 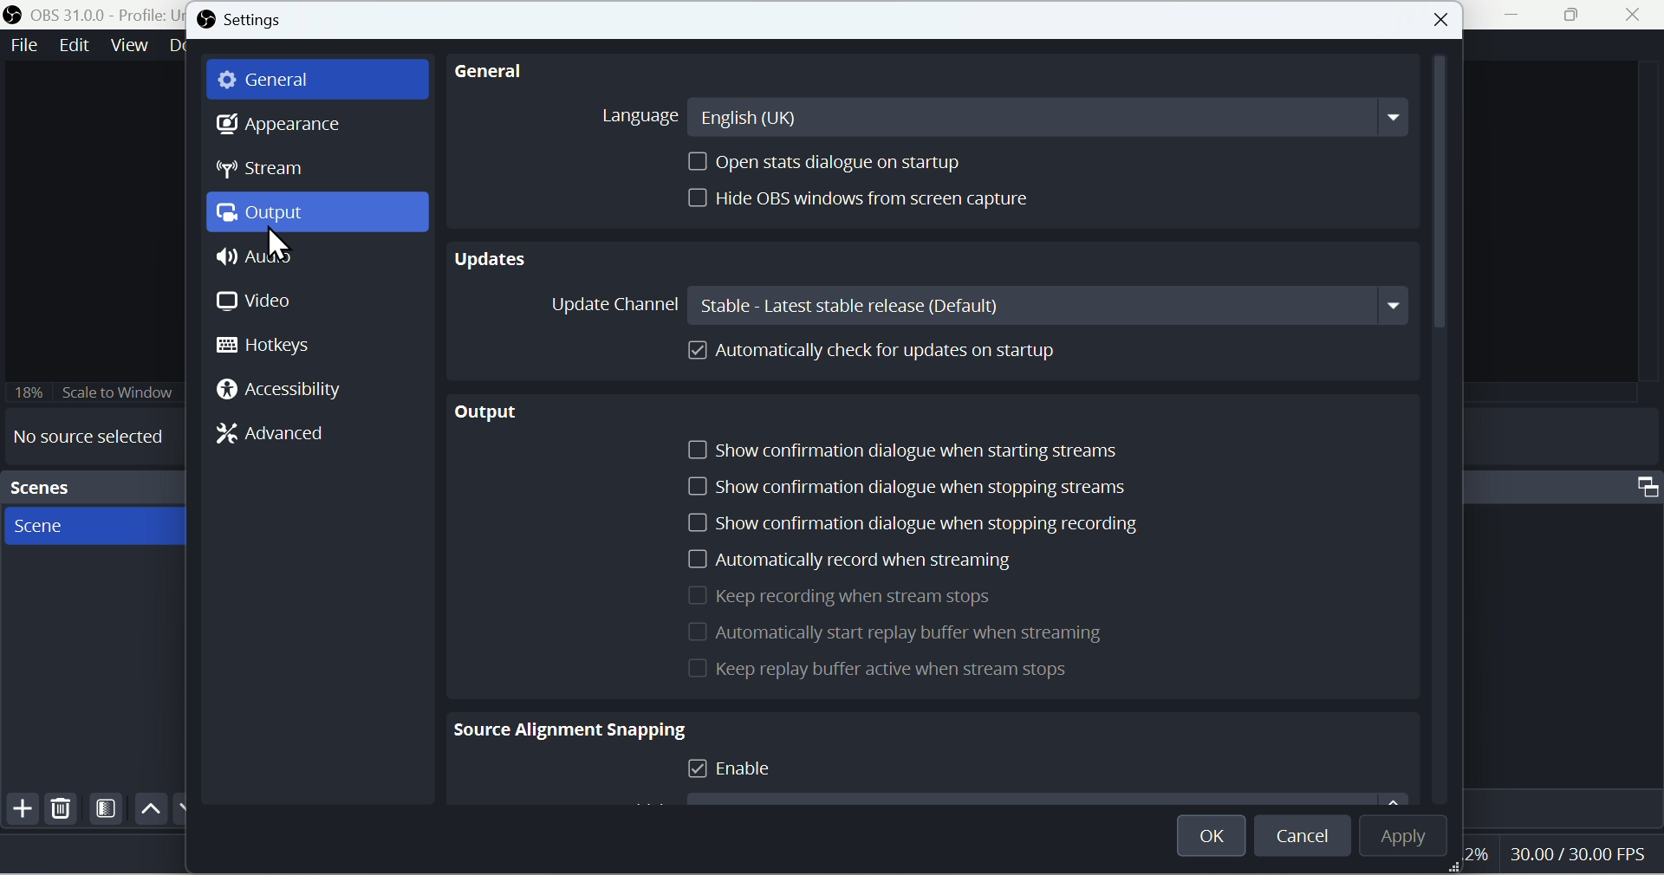 I want to click on J Show confirmation dialogue when starting streams, so click(x=916, y=449).